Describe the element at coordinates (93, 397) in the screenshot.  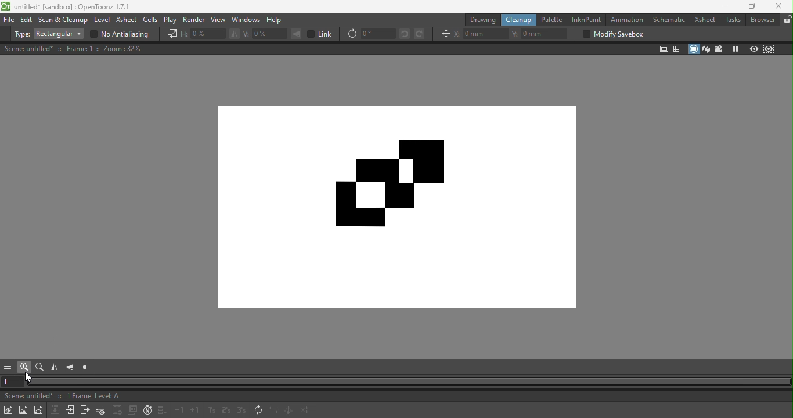
I see `Frame level` at that location.